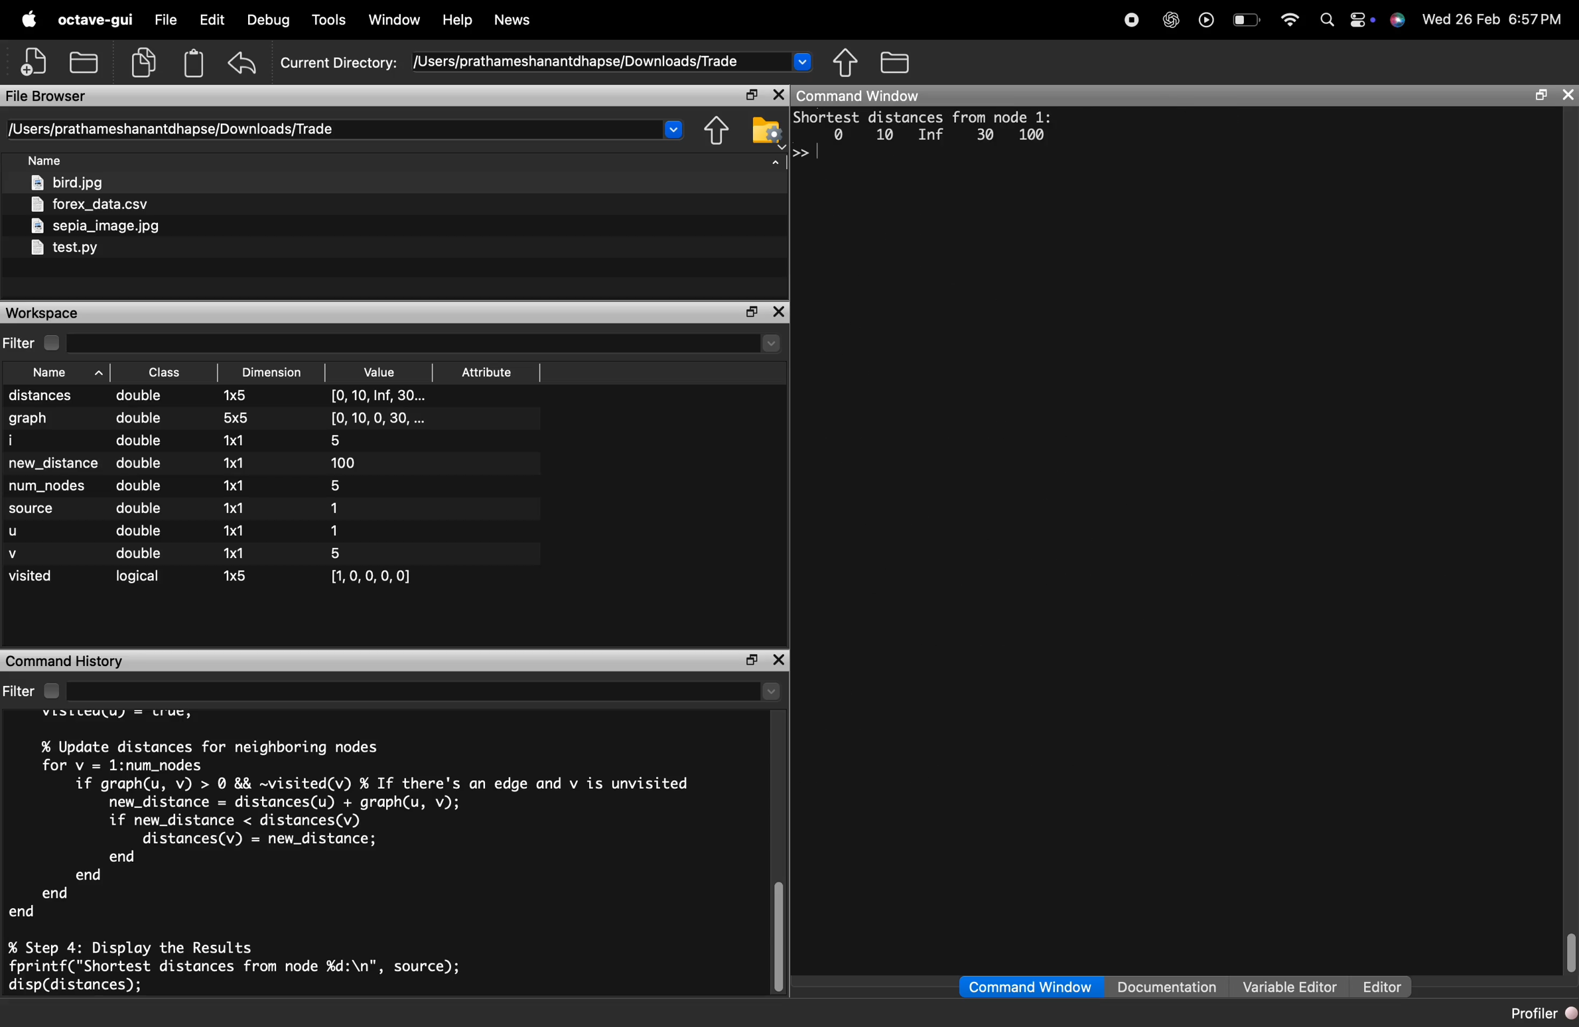 This screenshot has width=1579, height=1027. Describe the element at coordinates (269, 21) in the screenshot. I see `debug` at that location.